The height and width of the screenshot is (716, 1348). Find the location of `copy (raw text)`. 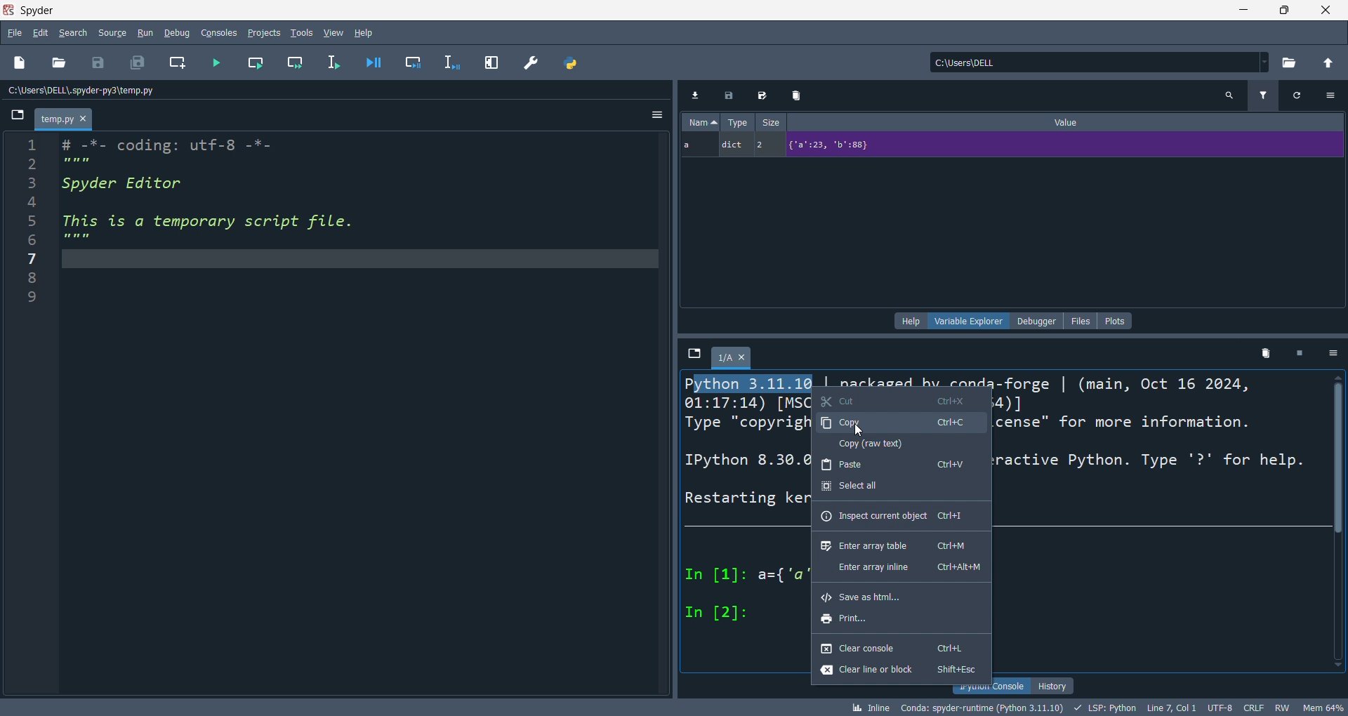

copy (raw text) is located at coordinates (899, 444).